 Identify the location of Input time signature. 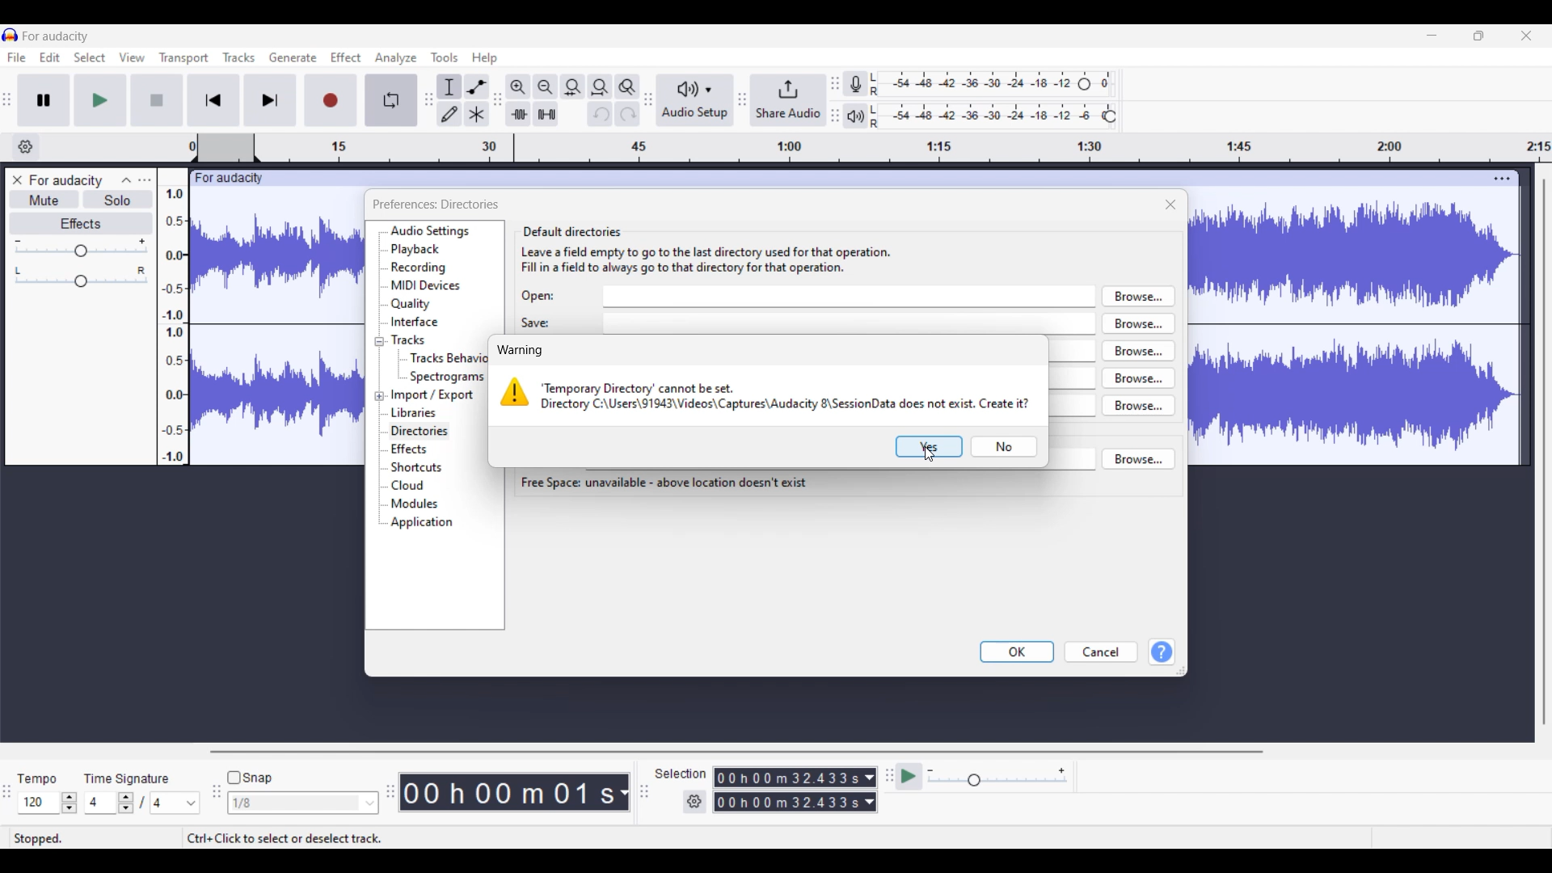
(100, 803).